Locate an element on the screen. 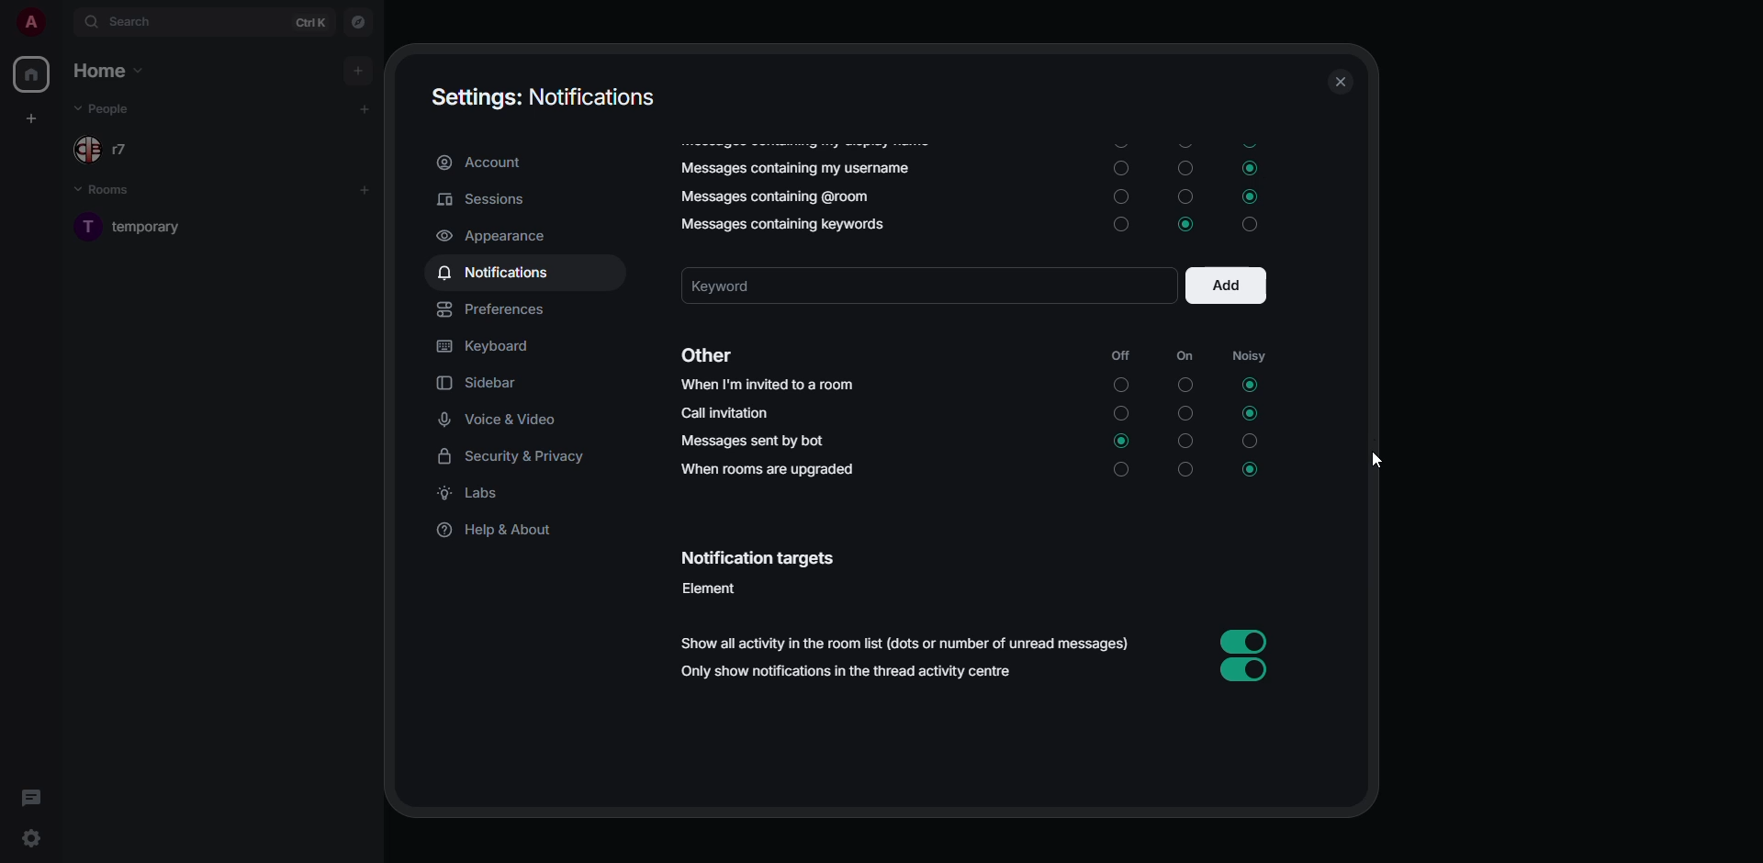  home is located at coordinates (112, 72).